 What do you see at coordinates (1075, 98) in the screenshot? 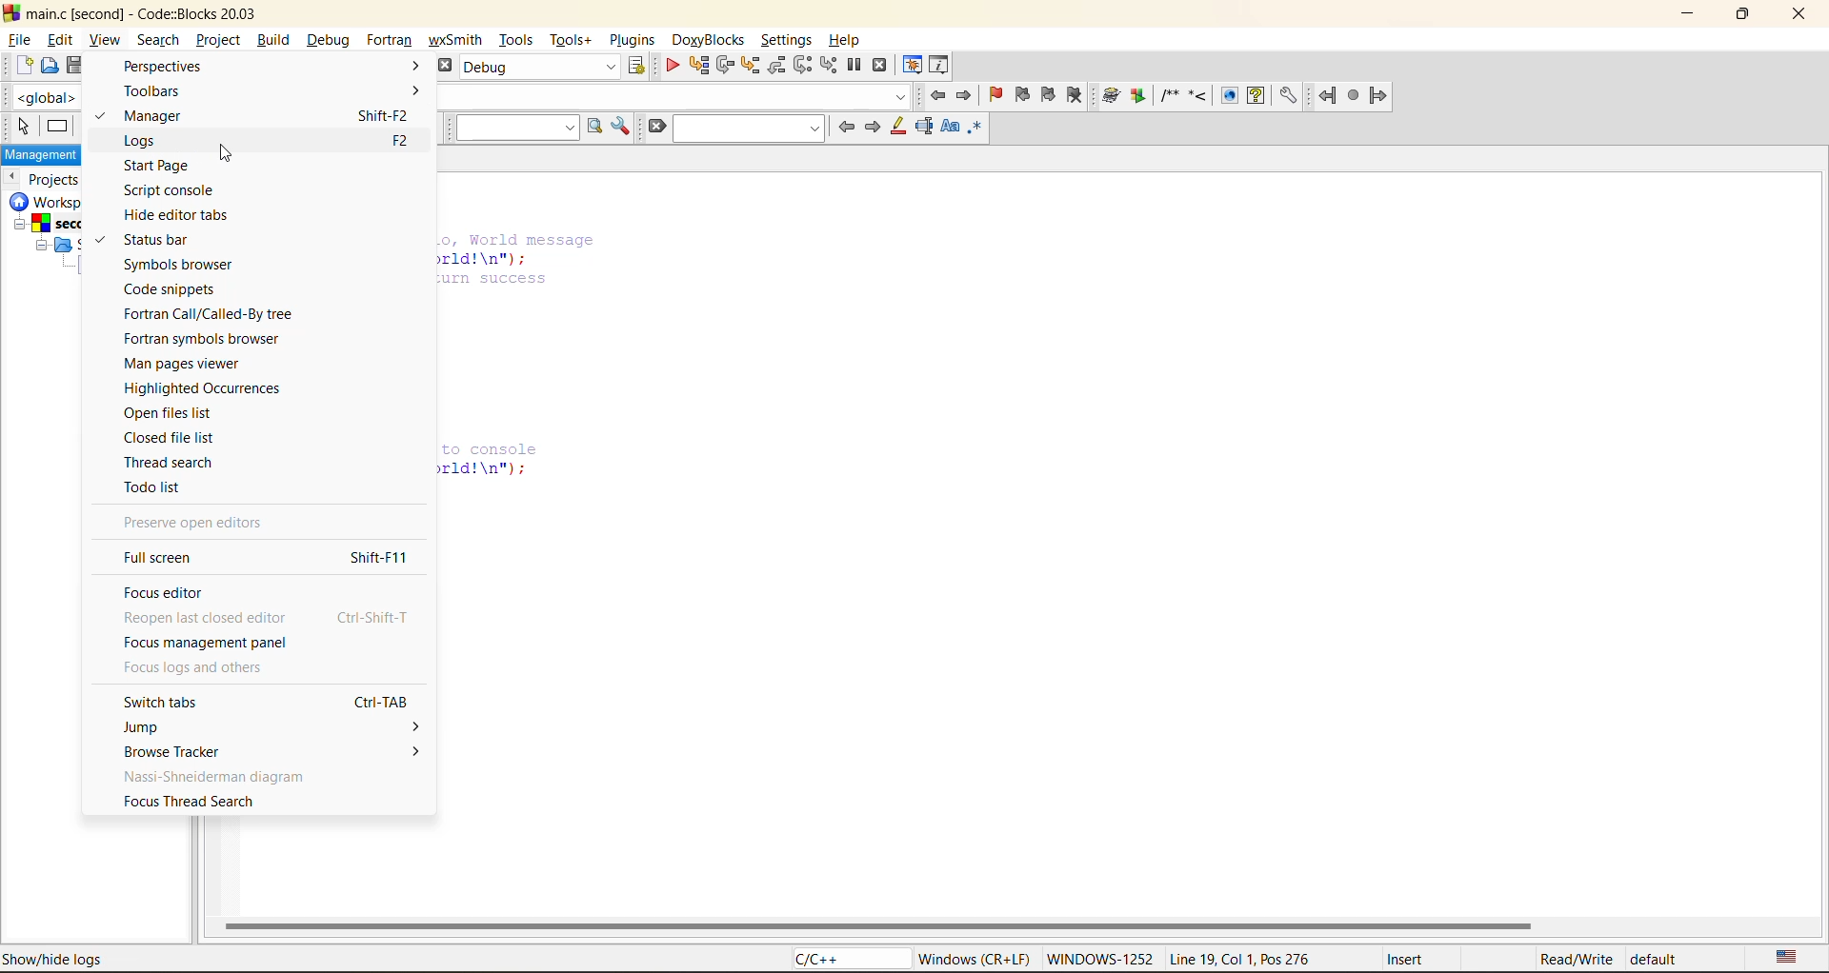
I see `clear bookmark` at bounding box center [1075, 98].